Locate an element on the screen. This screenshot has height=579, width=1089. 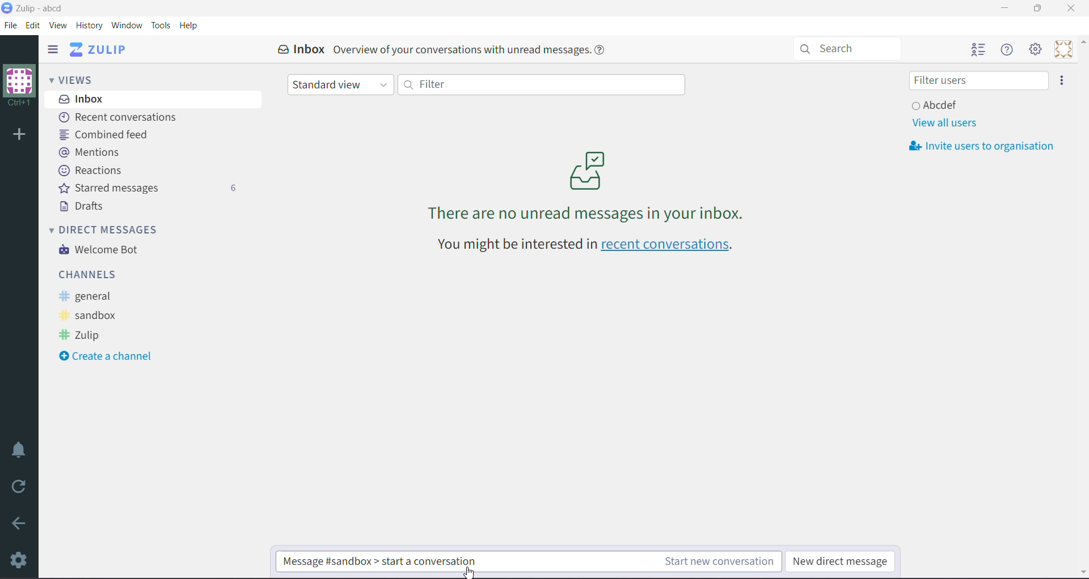
Hide user list is located at coordinates (977, 50).